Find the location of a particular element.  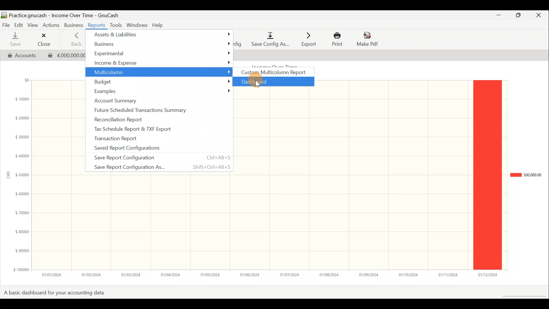

Income & expense is located at coordinates (160, 63).